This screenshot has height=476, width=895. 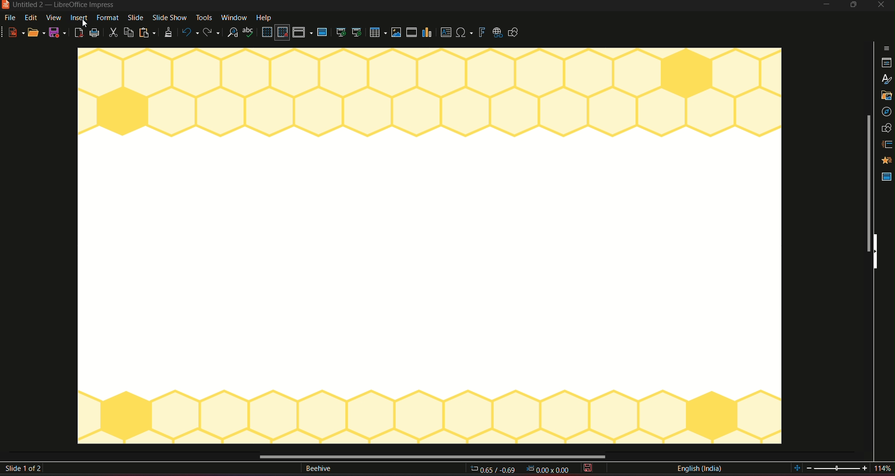 What do you see at coordinates (283, 33) in the screenshot?
I see `snap to grid` at bounding box center [283, 33].